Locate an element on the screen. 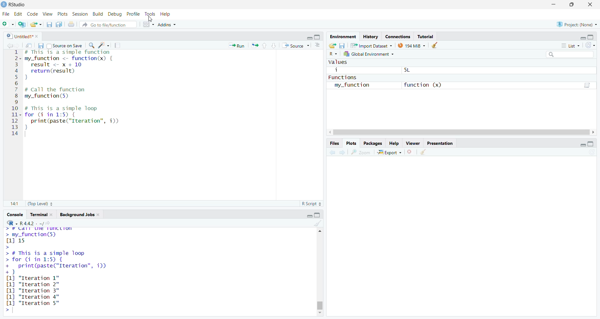  clear all plots is located at coordinates (425, 152).